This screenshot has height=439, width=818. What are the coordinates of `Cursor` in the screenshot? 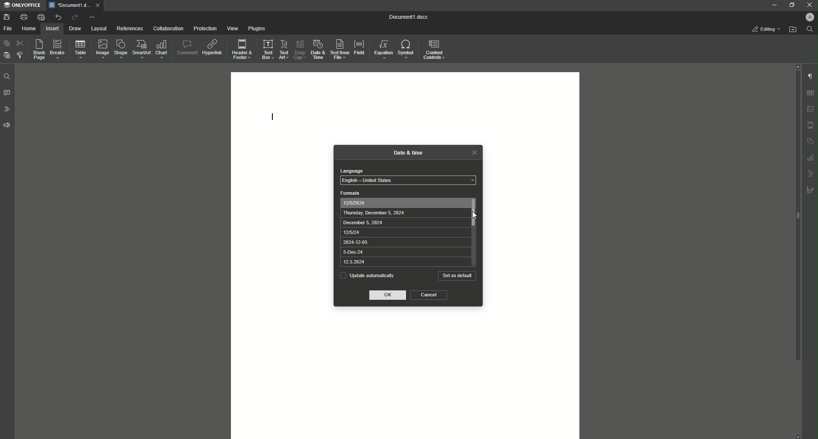 It's located at (474, 215).